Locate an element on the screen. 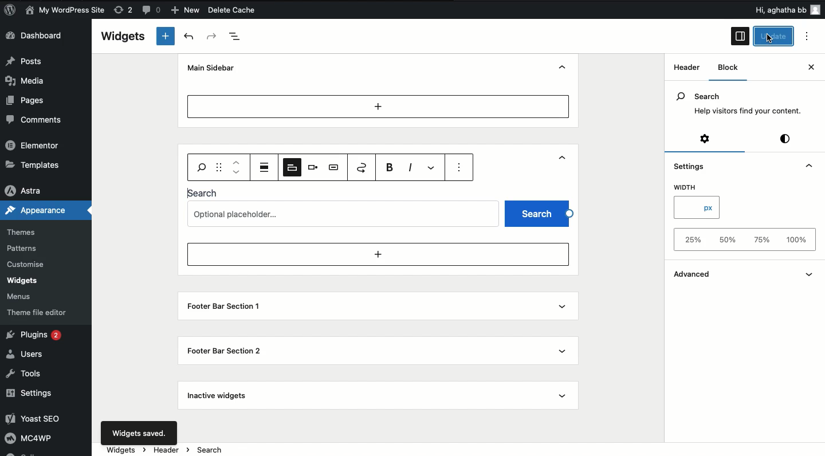  Add new block is located at coordinates (165, 37).